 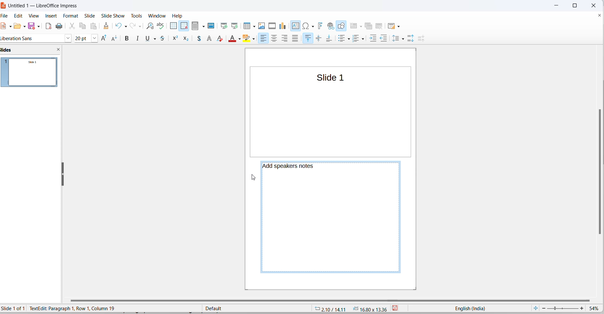 What do you see at coordinates (331, 25) in the screenshot?
I see `insert hyperlinks` at bounding box center [331, 25].